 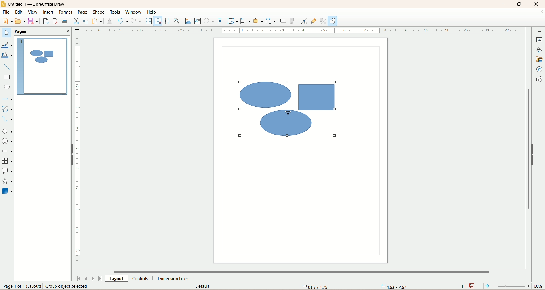 I want to click on select atleast three object to distribute, so click(x=271, y=21).